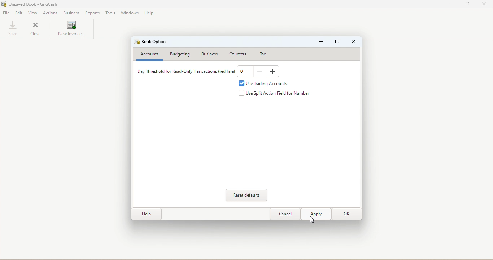 This screenshot has width=493, height=260. I want to click on Tools, so click(110, 13).